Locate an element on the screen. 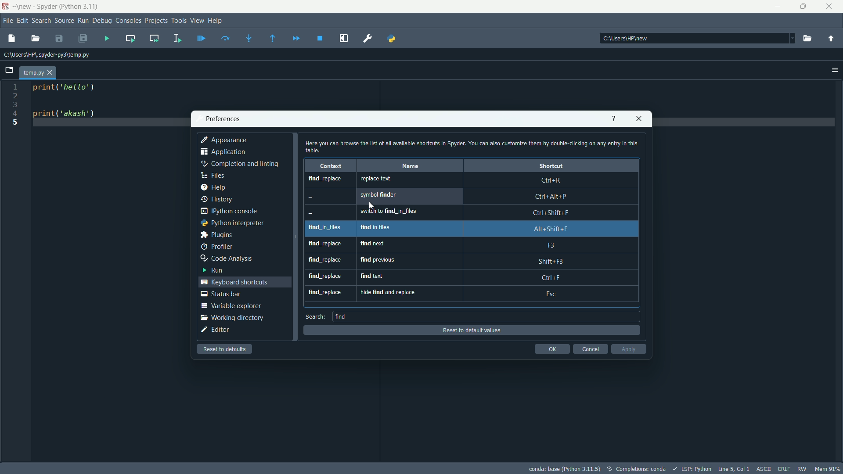 Image resolution: width=843 pixels, height=474 pixels. run selection is located at coordinates (179, 39).